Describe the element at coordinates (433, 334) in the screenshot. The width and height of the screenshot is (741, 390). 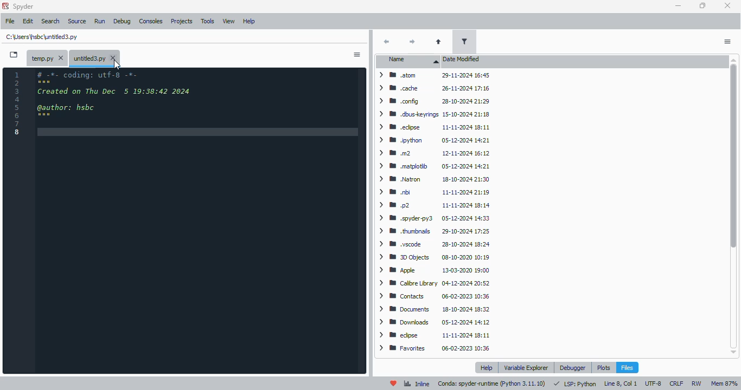
I see `> BB edipse 11-11-2024 18:11` at that location.